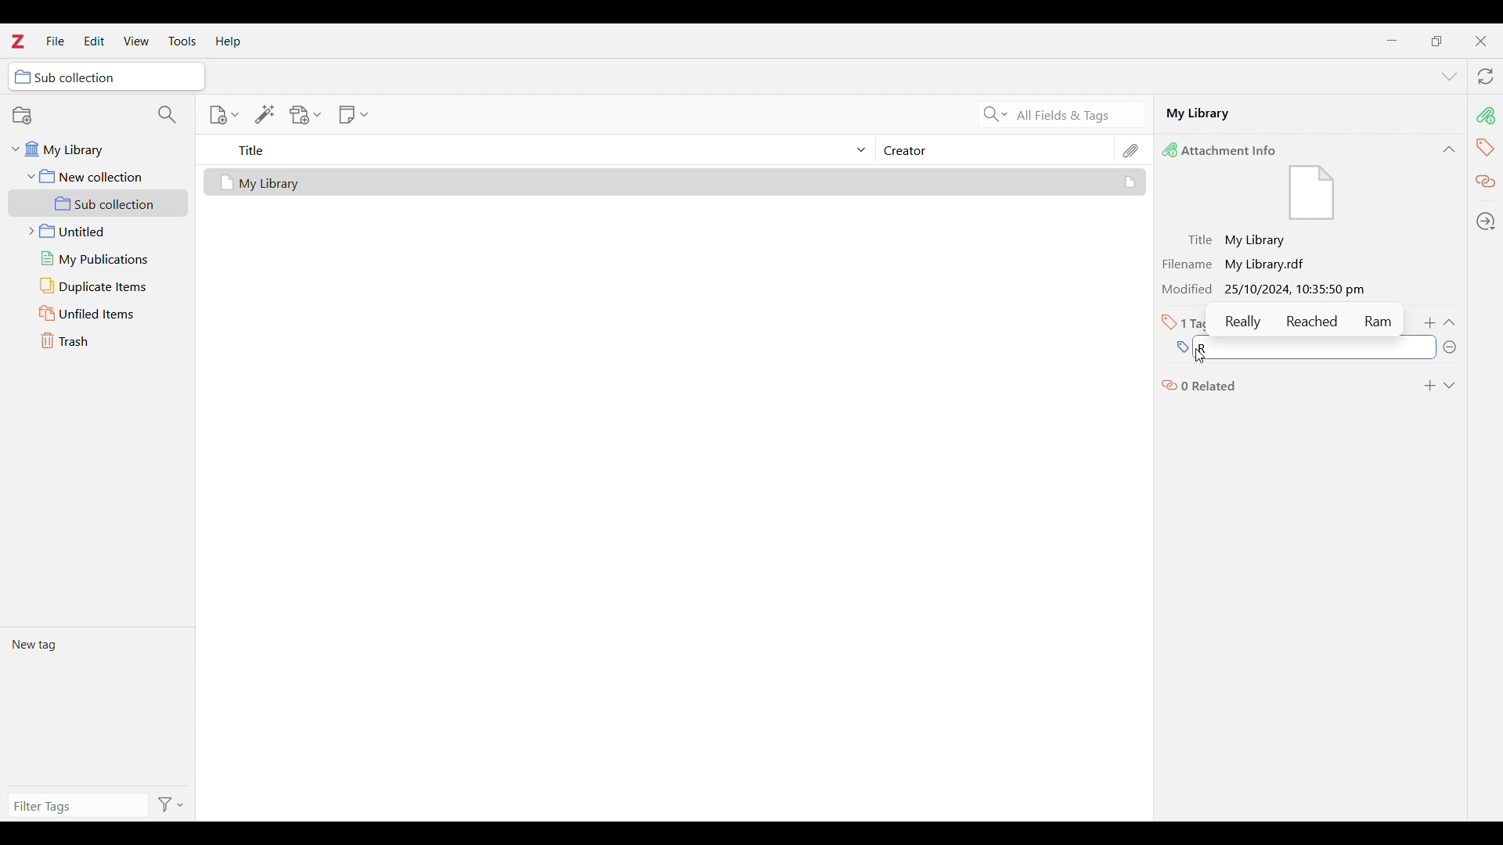 Image resolution: width=1503 pixels, height=845 pixels. I want to click on pin, so click(1485, 115).